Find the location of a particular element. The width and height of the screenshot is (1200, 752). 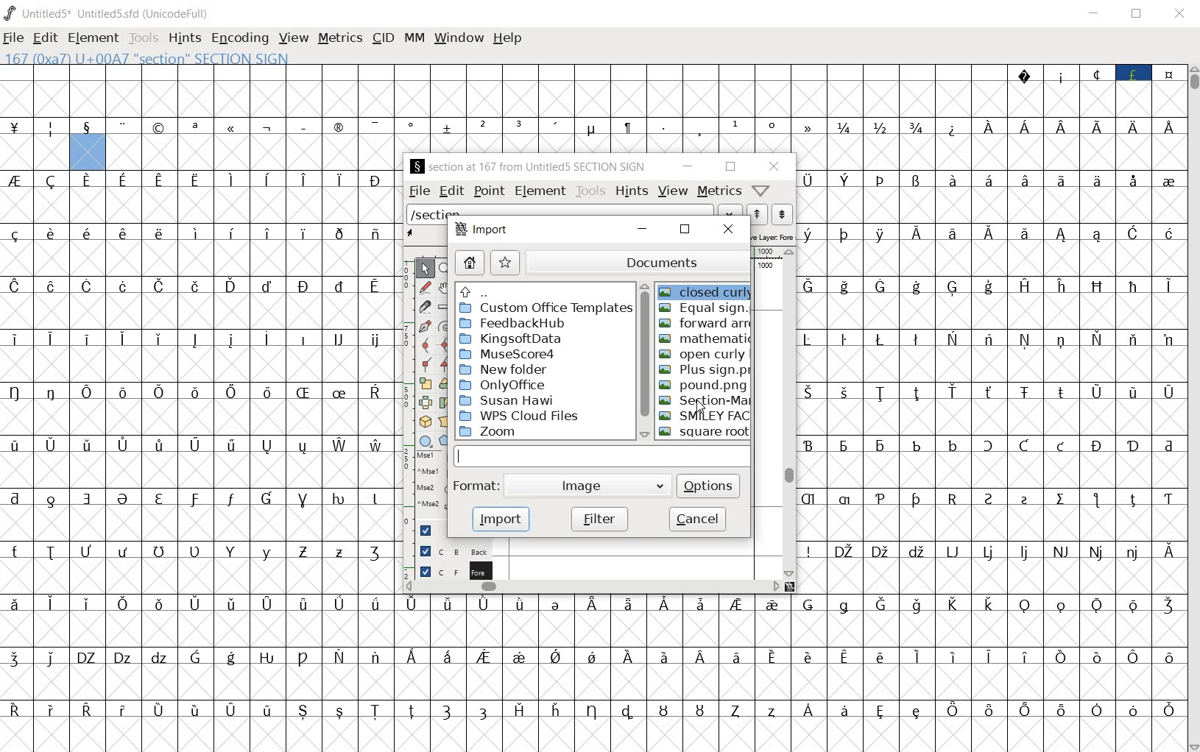

element is located at coordinates (540, 192).